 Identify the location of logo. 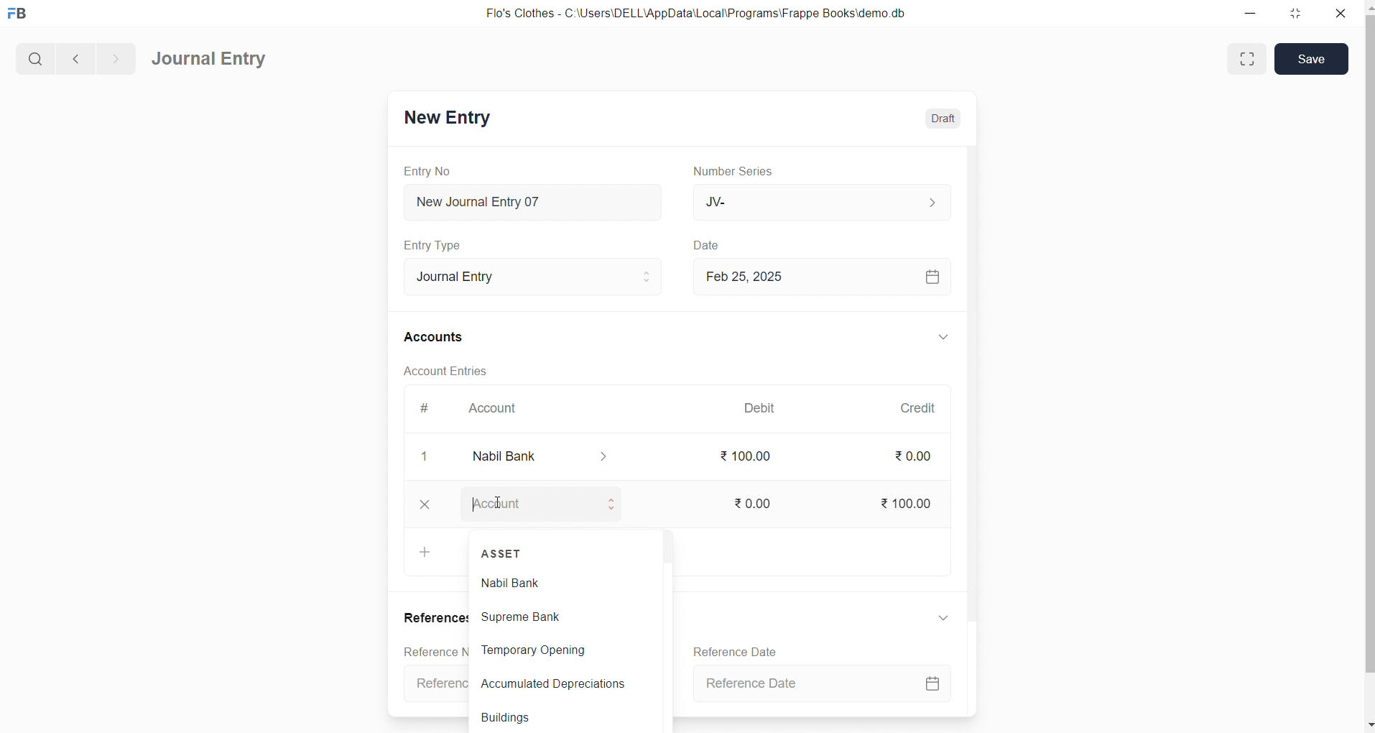
(21, 14).